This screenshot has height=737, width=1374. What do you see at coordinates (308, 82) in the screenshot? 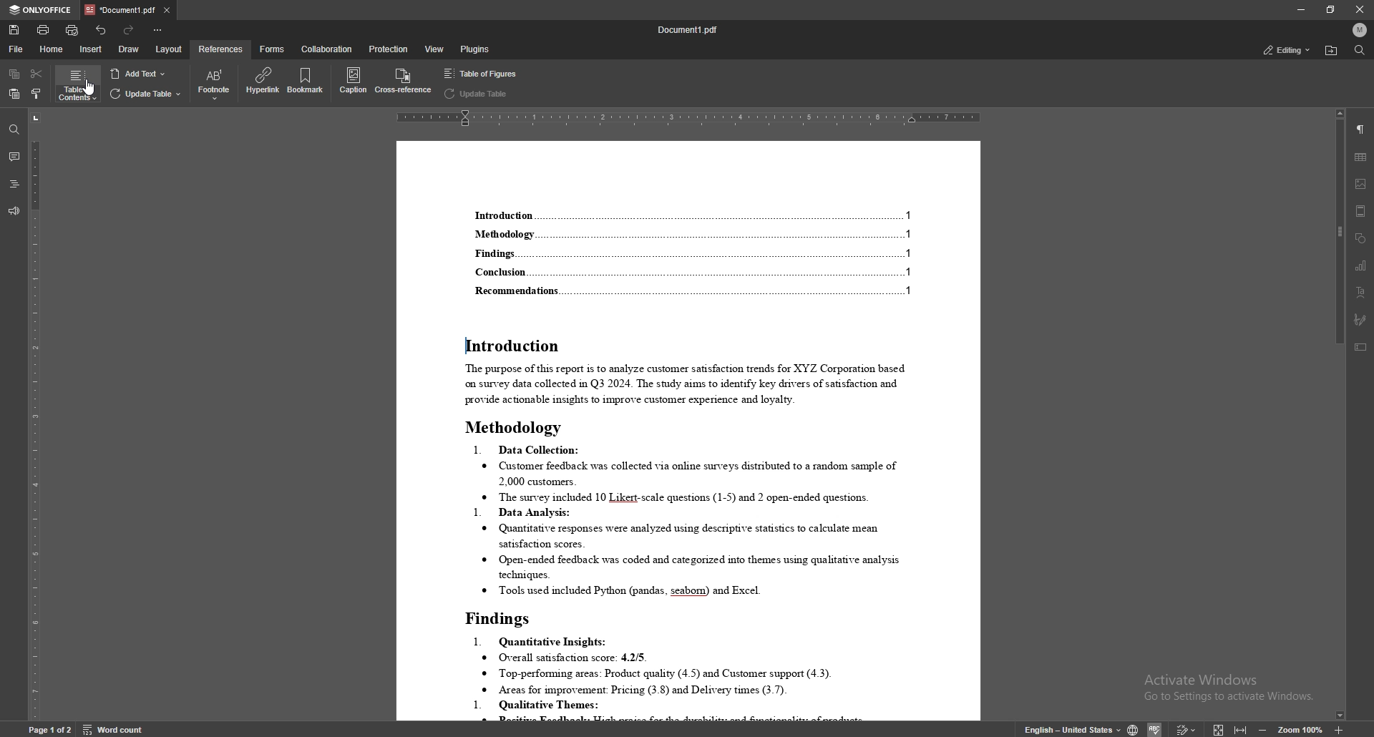
I see `bookmark` at bounding box center [308, 82].